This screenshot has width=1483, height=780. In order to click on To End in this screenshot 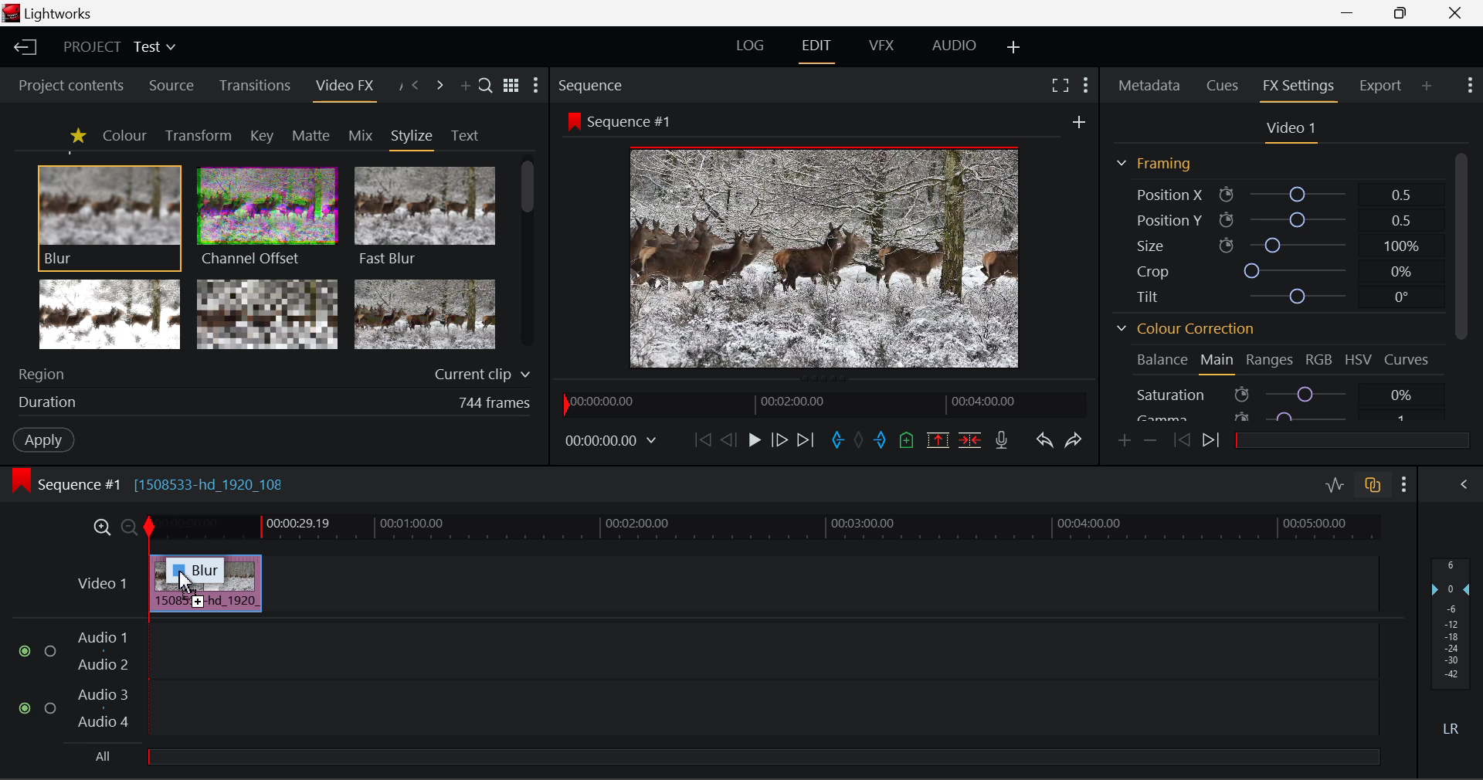, I will do `click(807, 438)`.